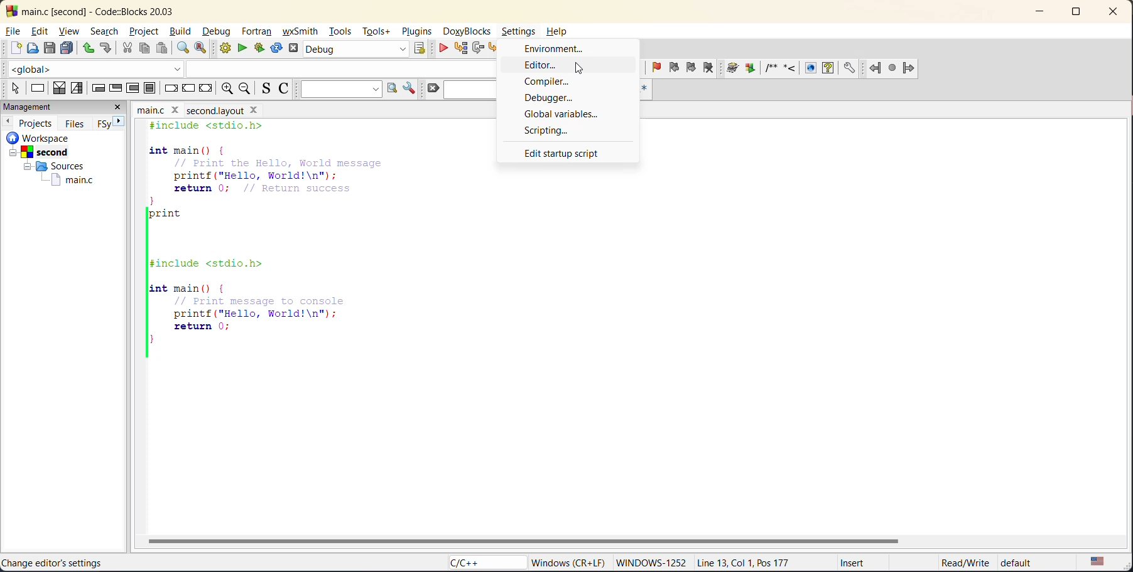 This screenshot has height=572, width=1133. I want to click on tools+, so click(378, 35).